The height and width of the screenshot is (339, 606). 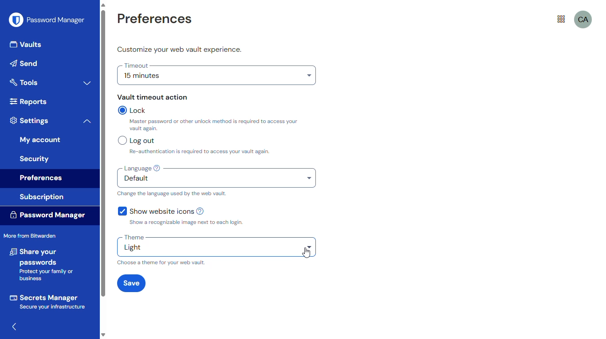 I want to click on customize your web vault experience., so click(x=180, y=50).